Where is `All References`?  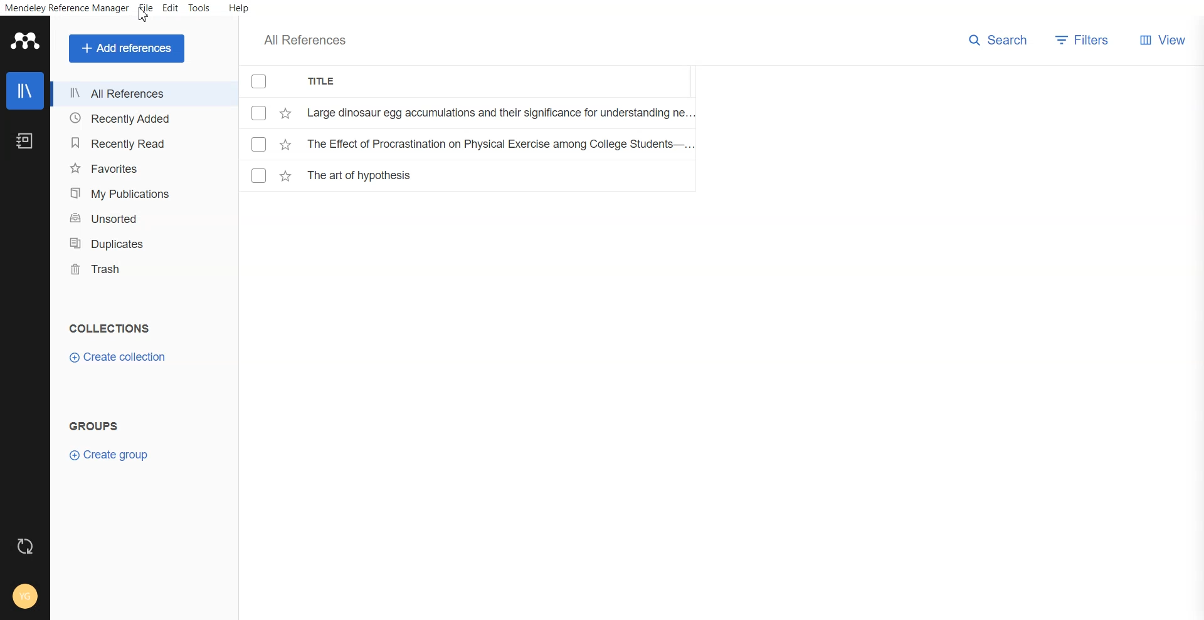
All References is located at coordinates (133, 95).